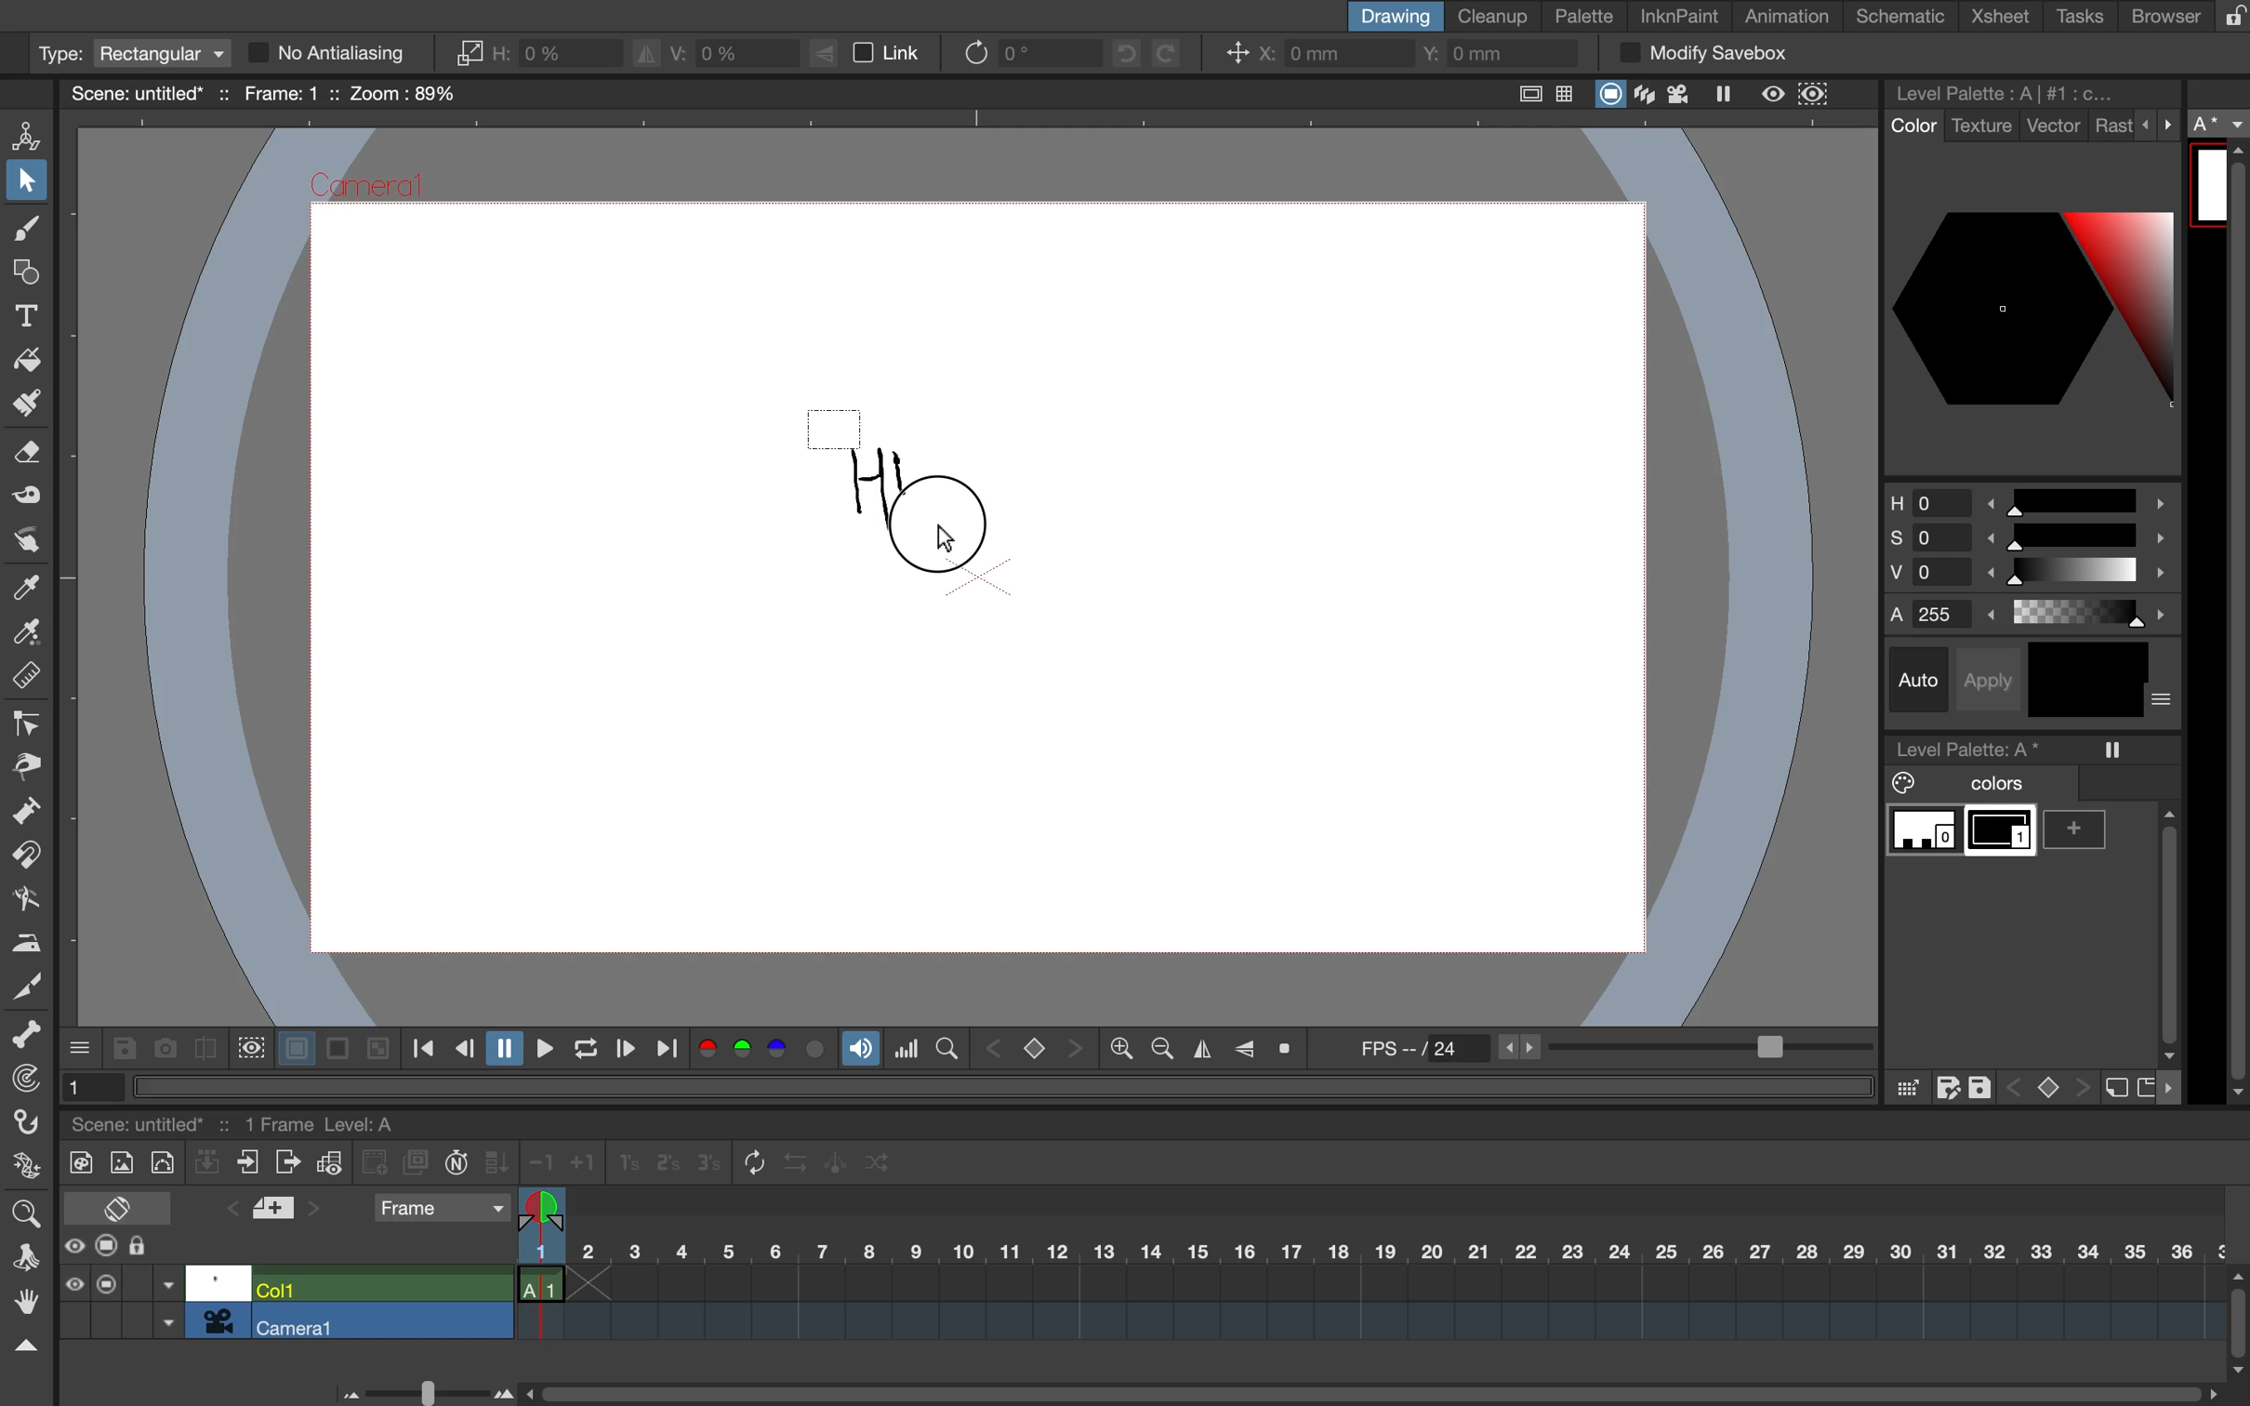 The height and width of the screenshot is (1406, 2250). What do you see at coordinates (907, 1049) in the screenshot?
I see `histogram` at bounding box center [907, 1049].